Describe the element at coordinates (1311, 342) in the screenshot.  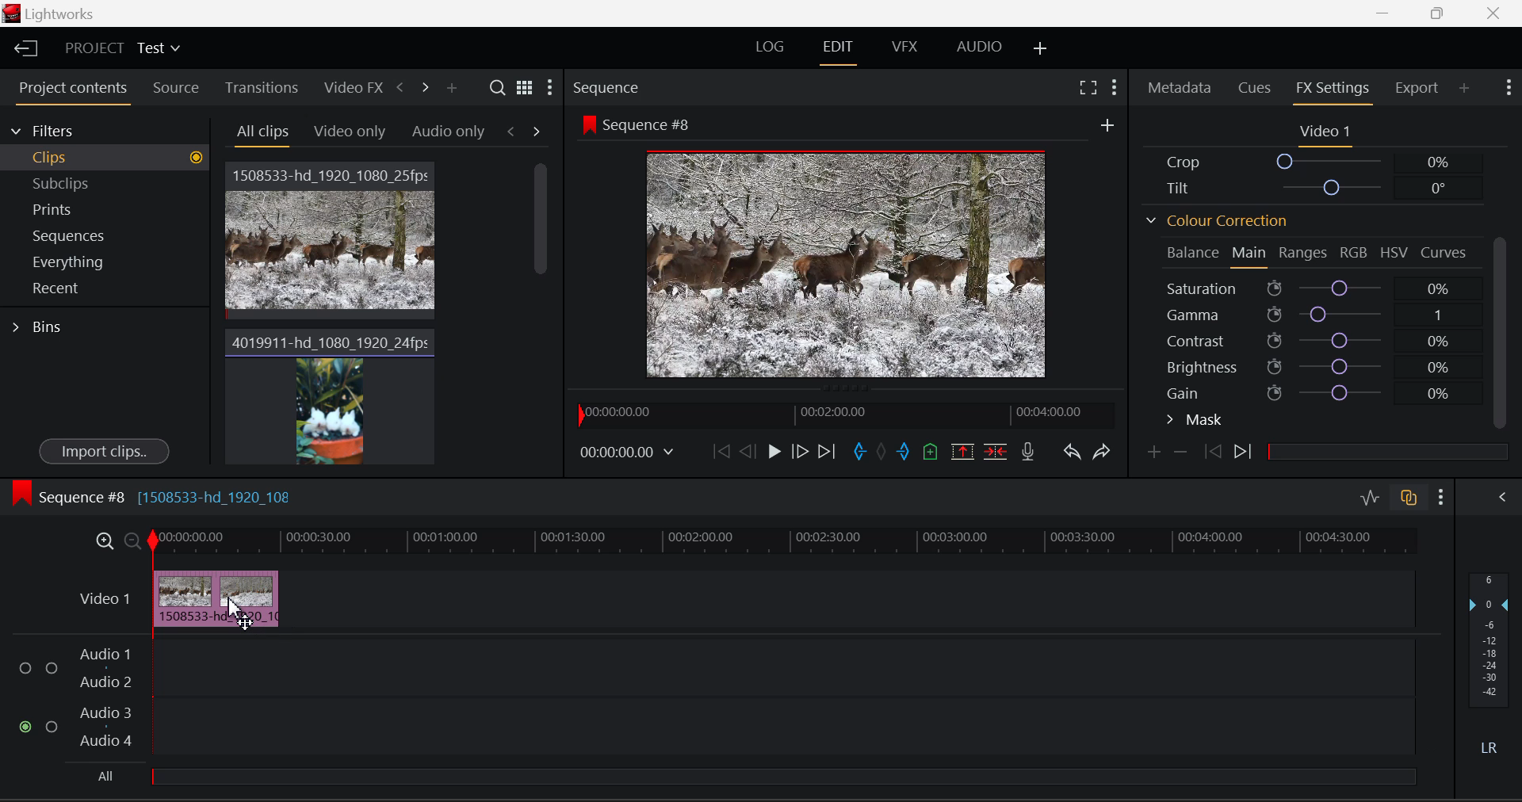
I see `Contrast` at that location.